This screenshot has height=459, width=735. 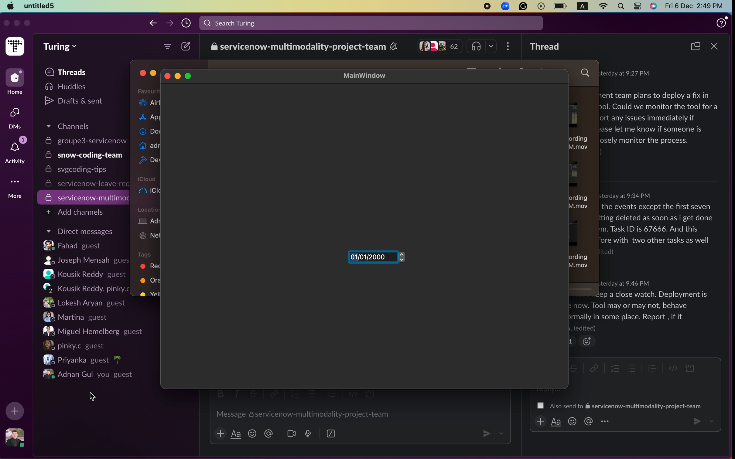 What do you see at coordinates (301, 414) in the screenshot?
I see `message` at bounding box center [301, 414].